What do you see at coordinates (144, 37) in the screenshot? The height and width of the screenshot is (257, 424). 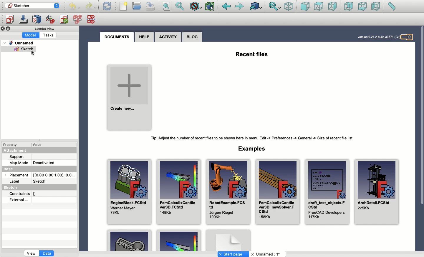 I see `Help` at bounding box center [144, 37].